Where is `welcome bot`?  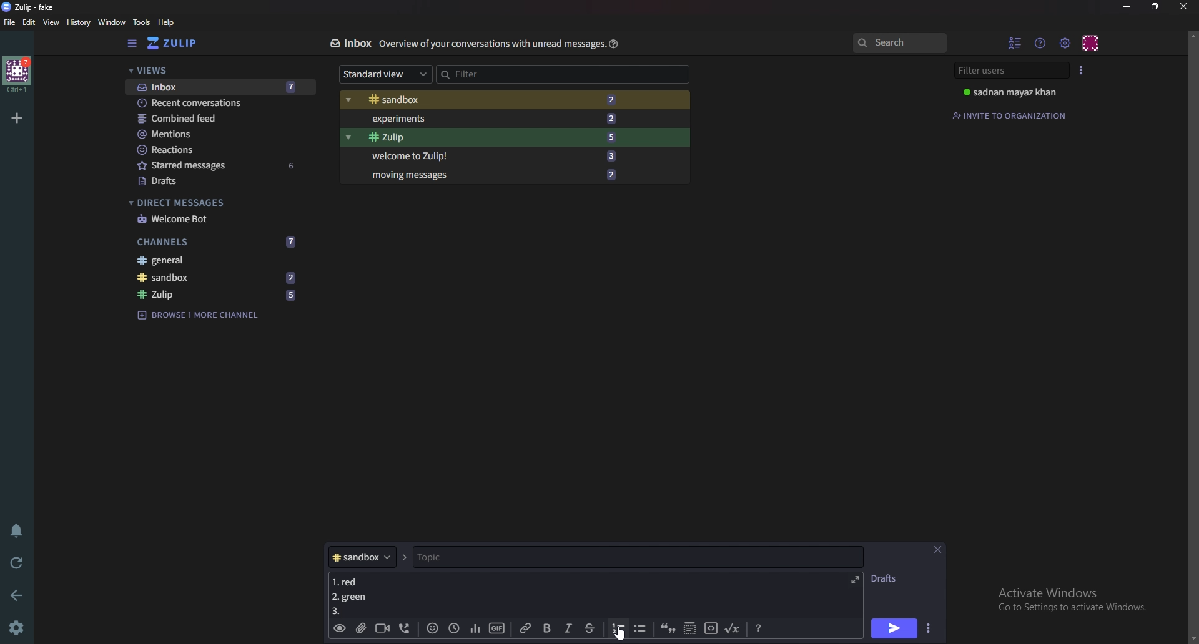
welcome bot is located at coordinates (215, 218).